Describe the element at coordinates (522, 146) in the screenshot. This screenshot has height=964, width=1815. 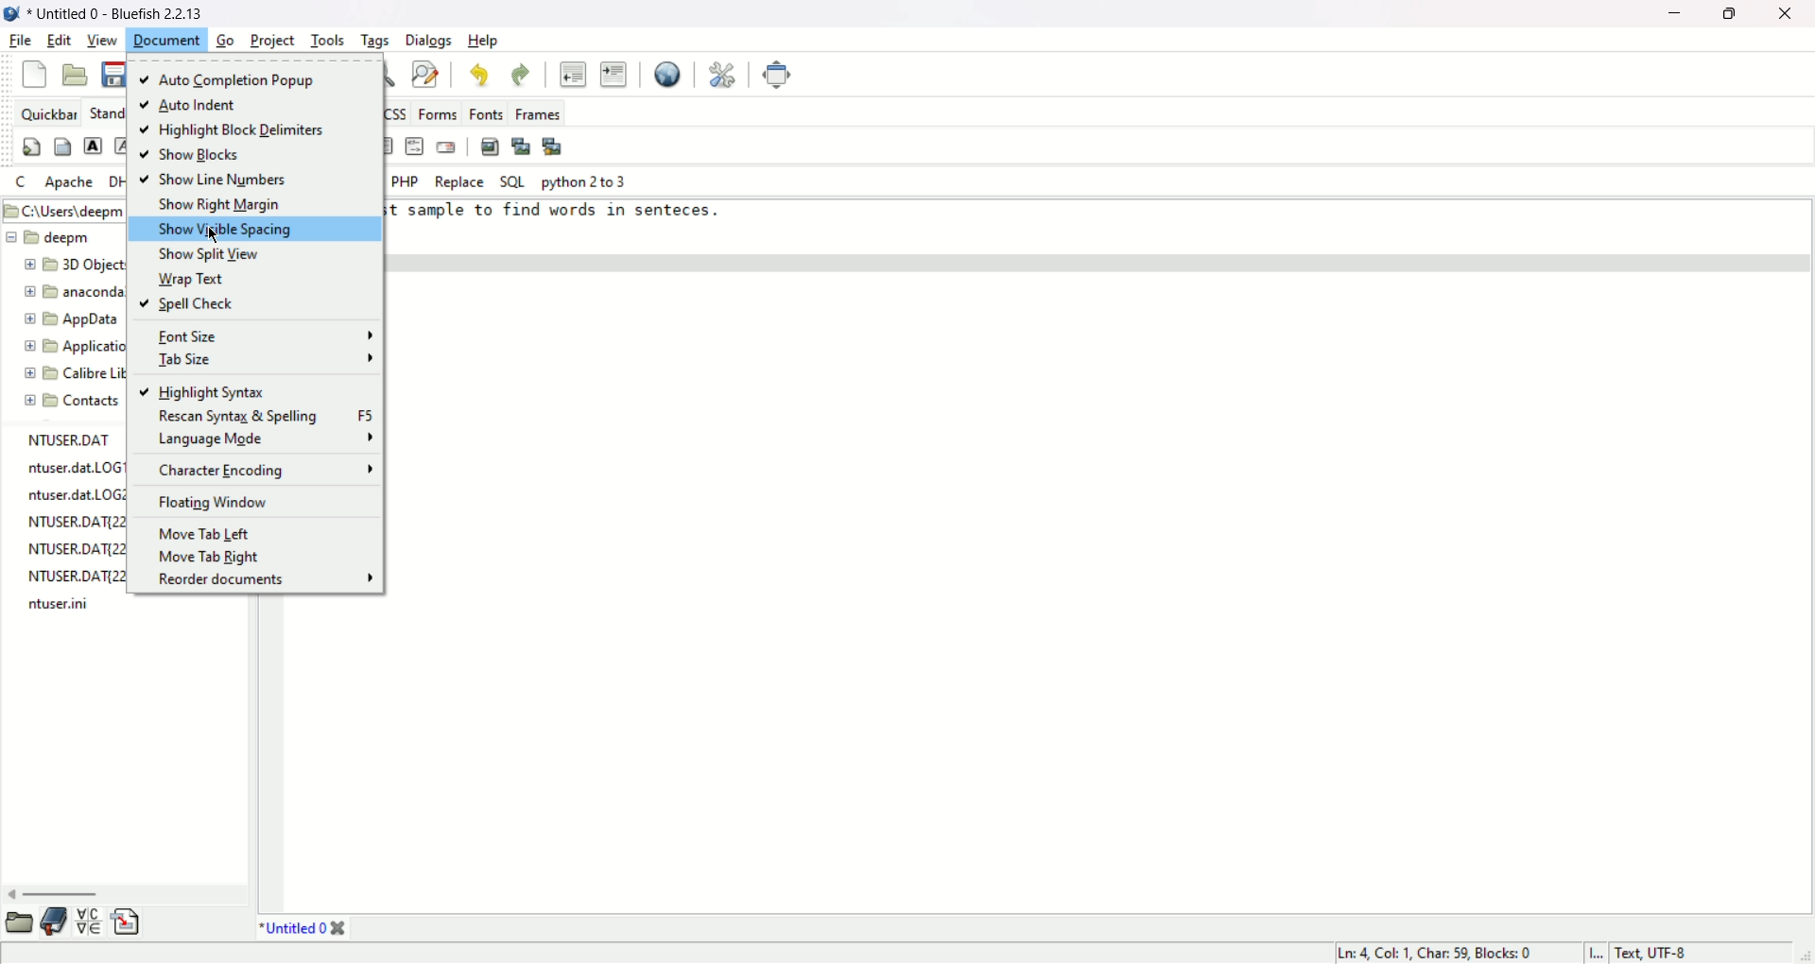
I see `insert thumbnail` at that location.